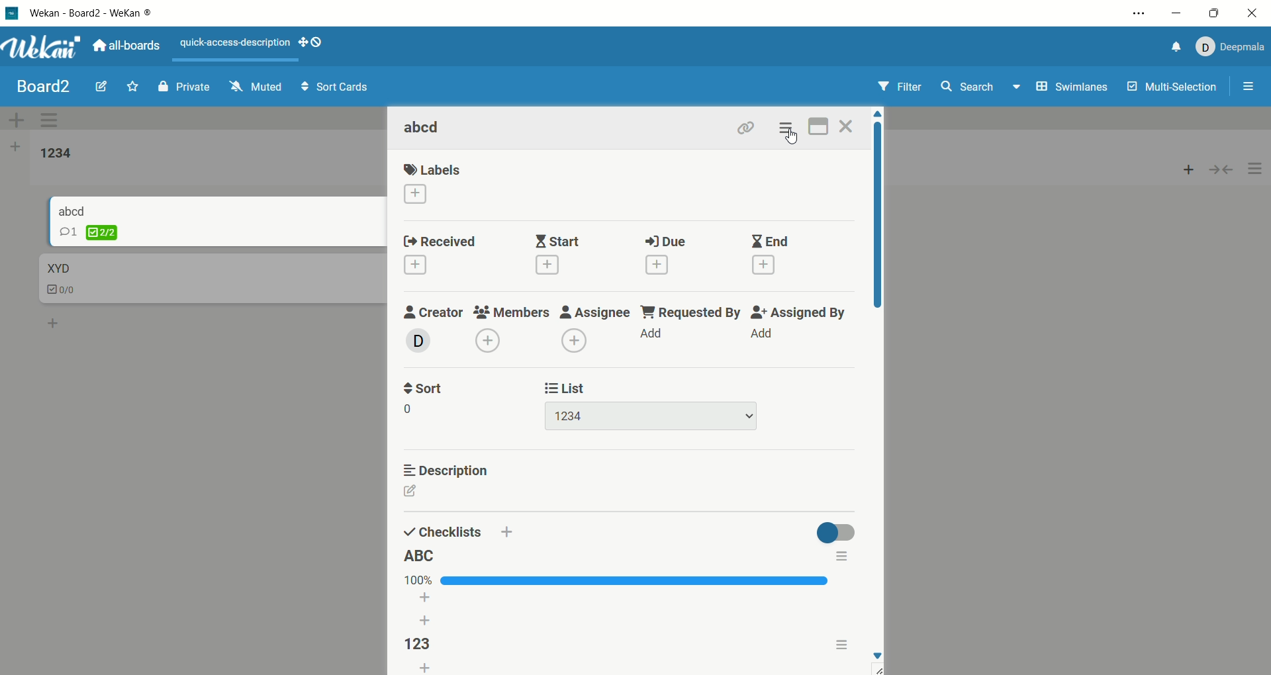  I want to click on swimlanes, so click(1071, 89).